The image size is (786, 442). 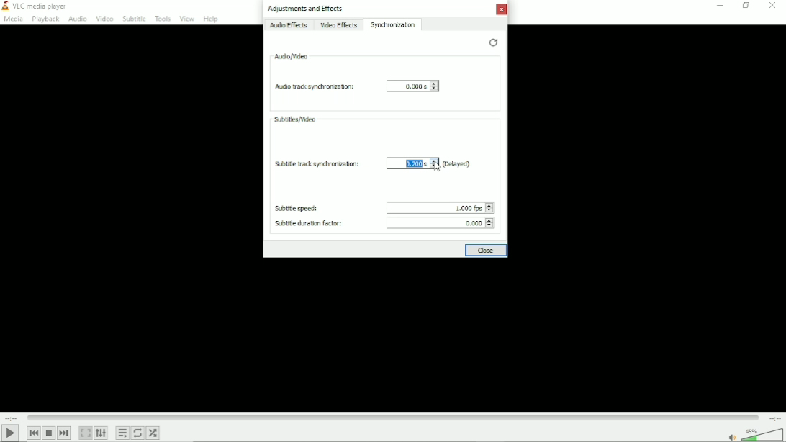 I want to click on View, so click(x=186, y=19).